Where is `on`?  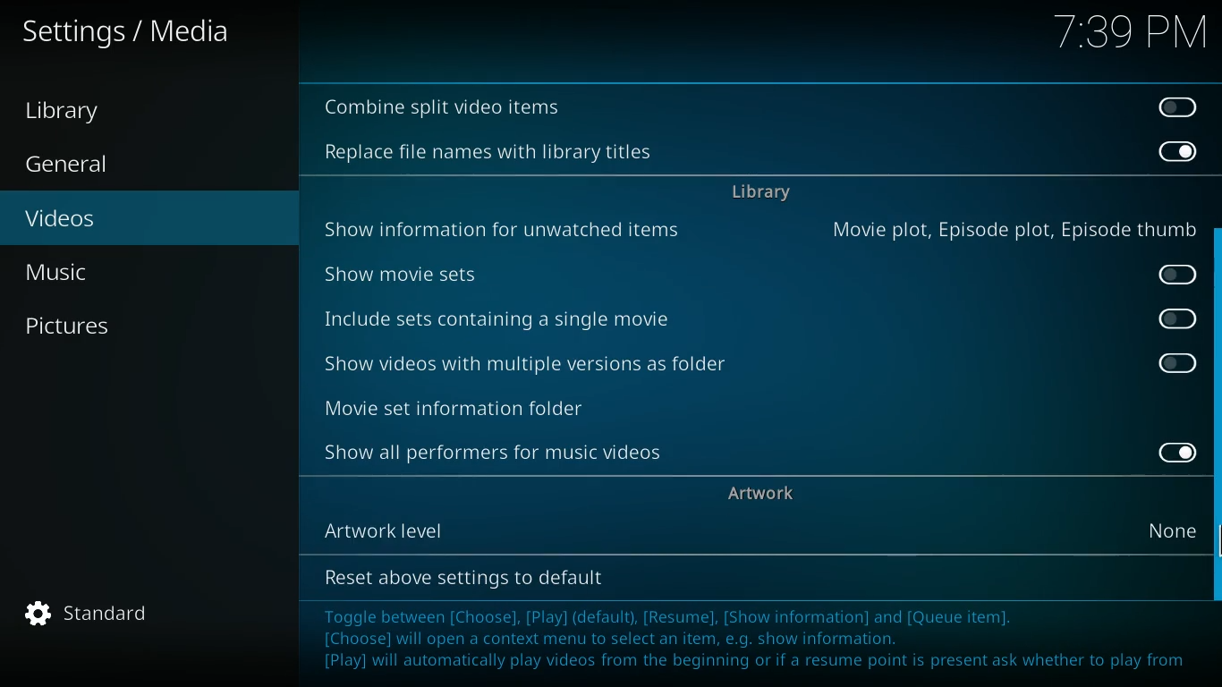
on is located at coordinates (1170, 452).